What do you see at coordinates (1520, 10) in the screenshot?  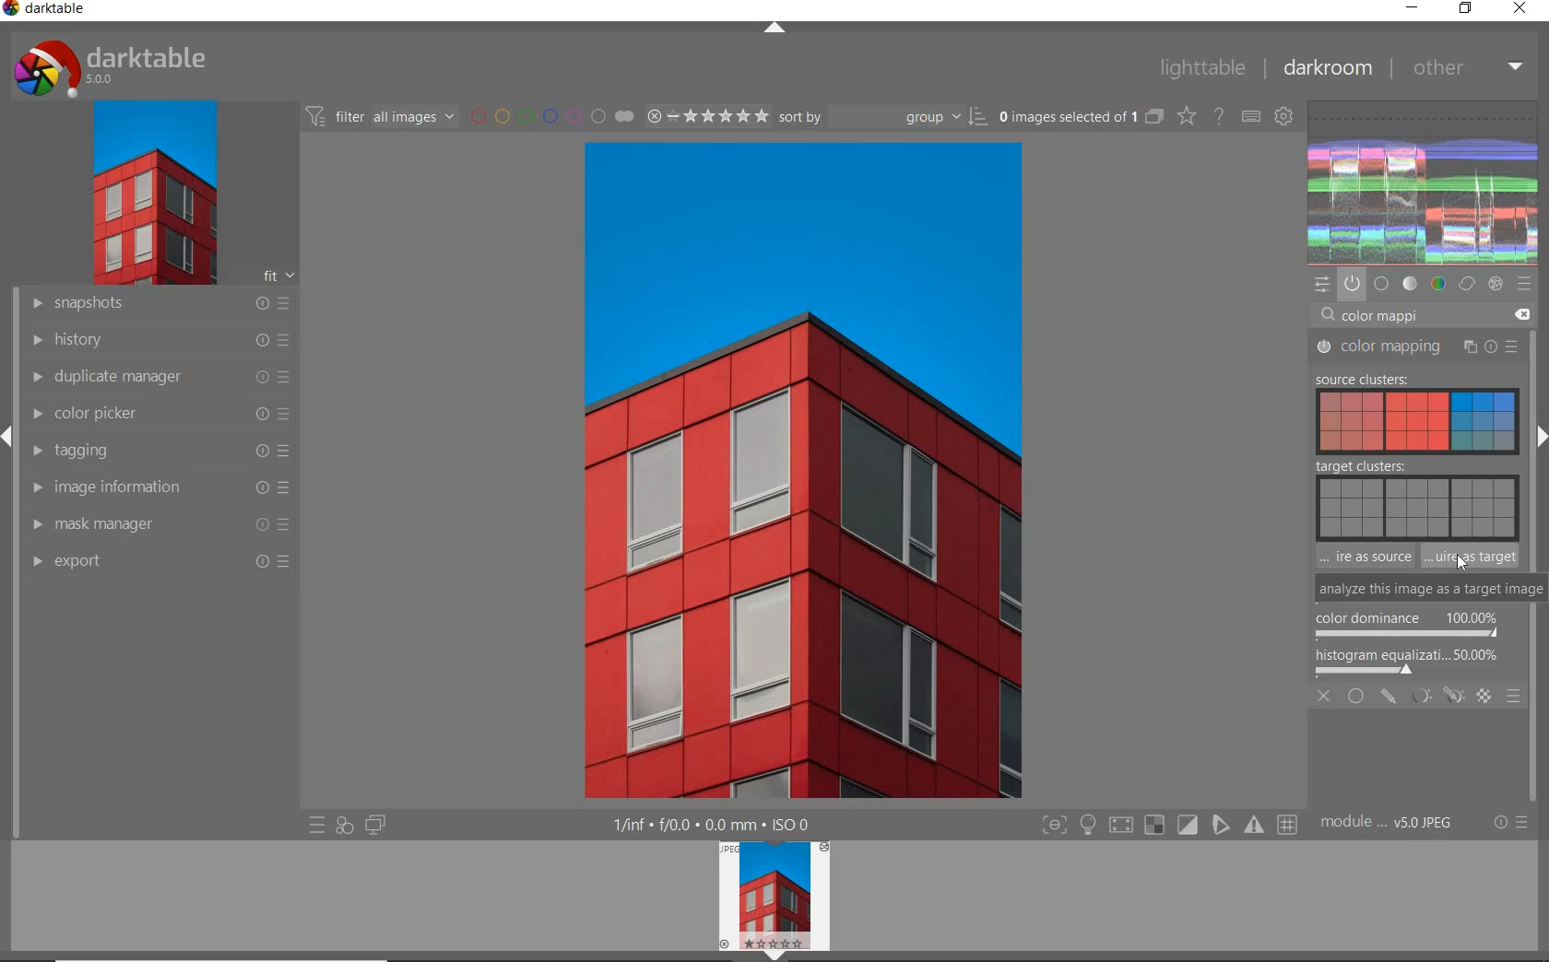 I see `close` at bounding box center [1520, 10].